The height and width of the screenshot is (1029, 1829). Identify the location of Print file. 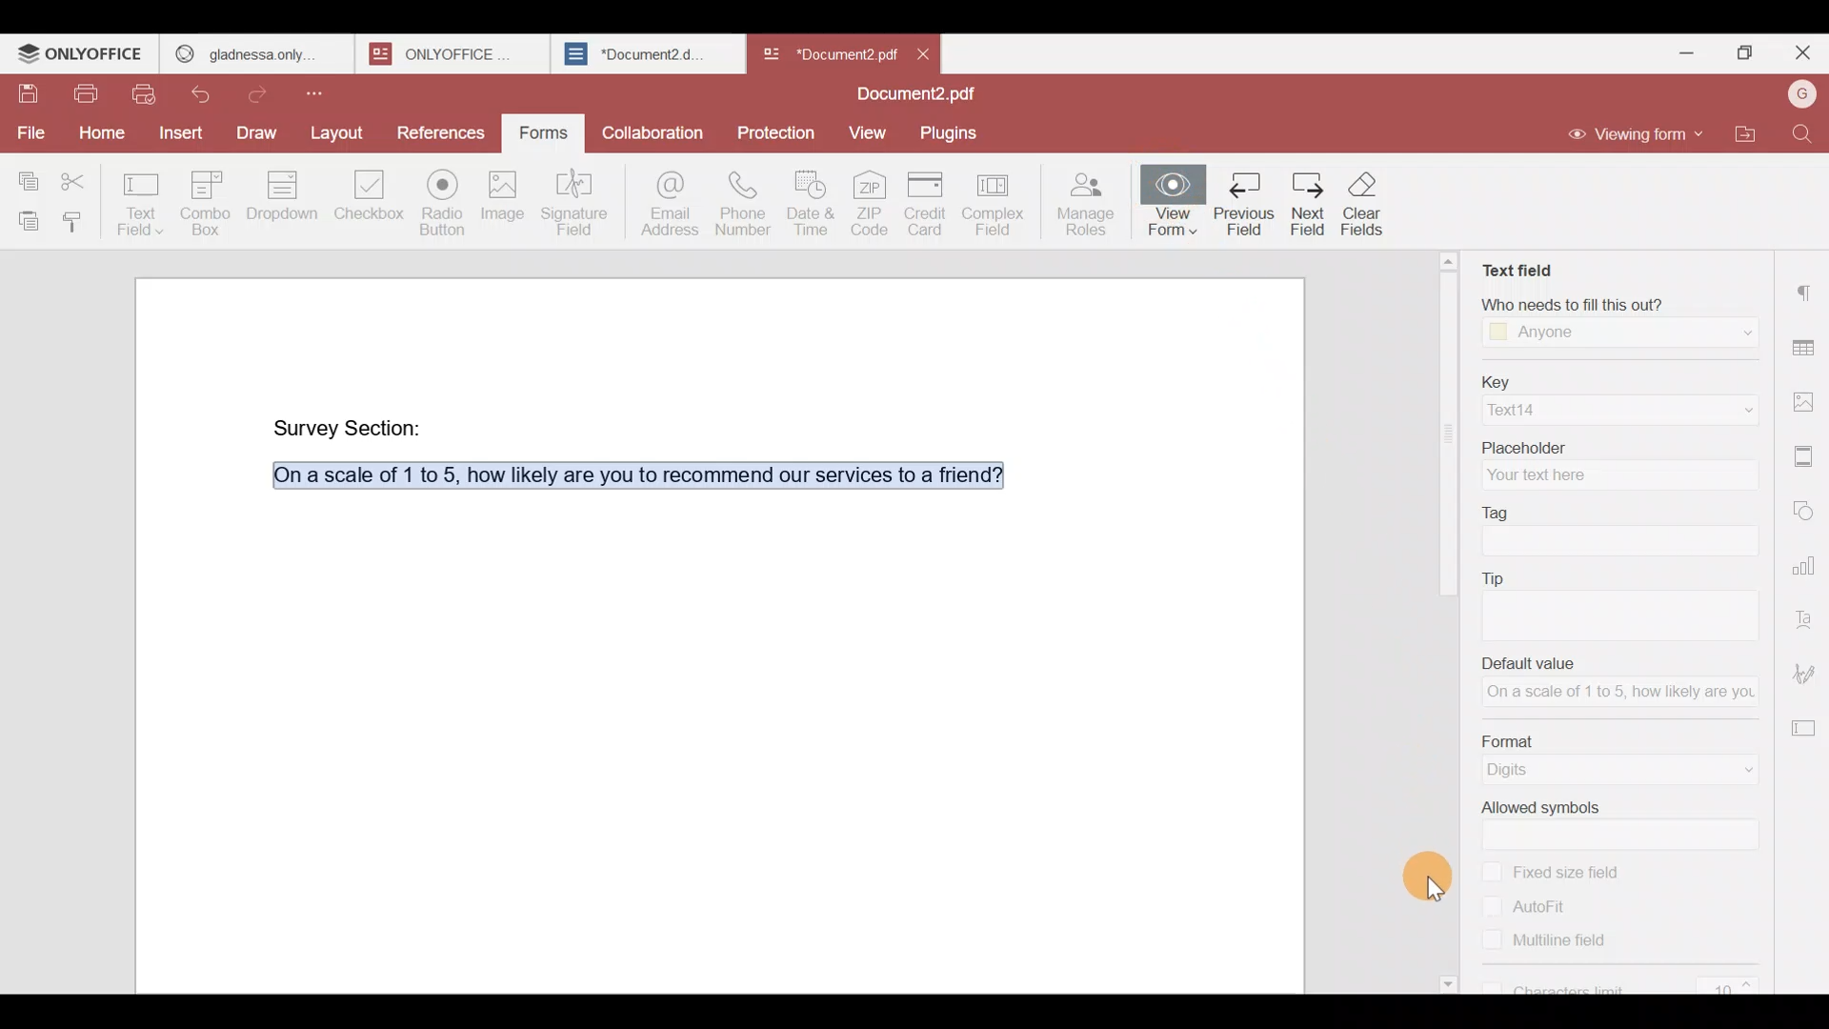
(79, 90).